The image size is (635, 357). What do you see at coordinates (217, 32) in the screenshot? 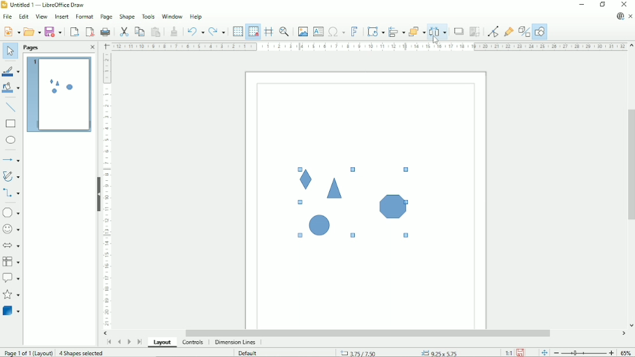
I see `Redo` at bounding box center [217, 32].